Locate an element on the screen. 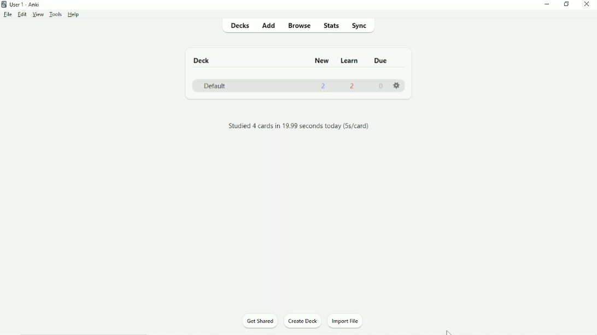 The width and height of the screenshot is (597, 335). Create Deck is located at coordinates (303, 321).